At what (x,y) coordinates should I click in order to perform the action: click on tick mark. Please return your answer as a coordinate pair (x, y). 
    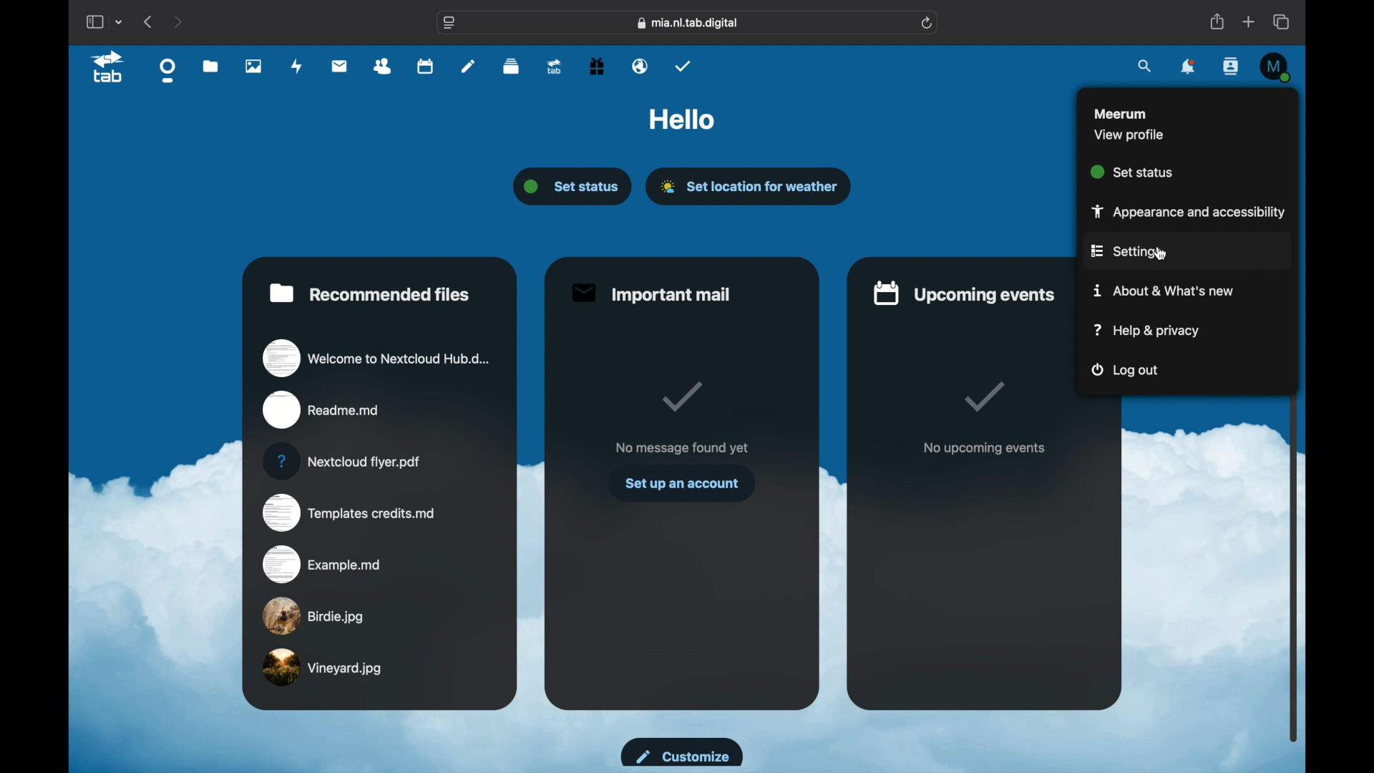
    Looking at the image, I should click on (986, 398).